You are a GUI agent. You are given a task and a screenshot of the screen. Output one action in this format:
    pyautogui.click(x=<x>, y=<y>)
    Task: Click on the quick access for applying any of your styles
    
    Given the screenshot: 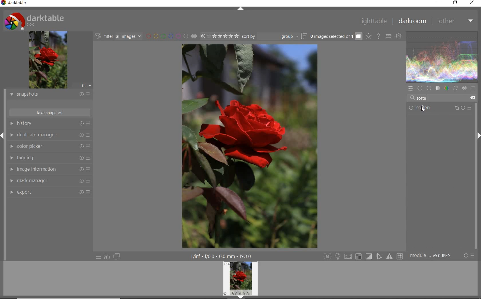 What is the action you would take?
    pyautogui.click(x=107, y=257)
    